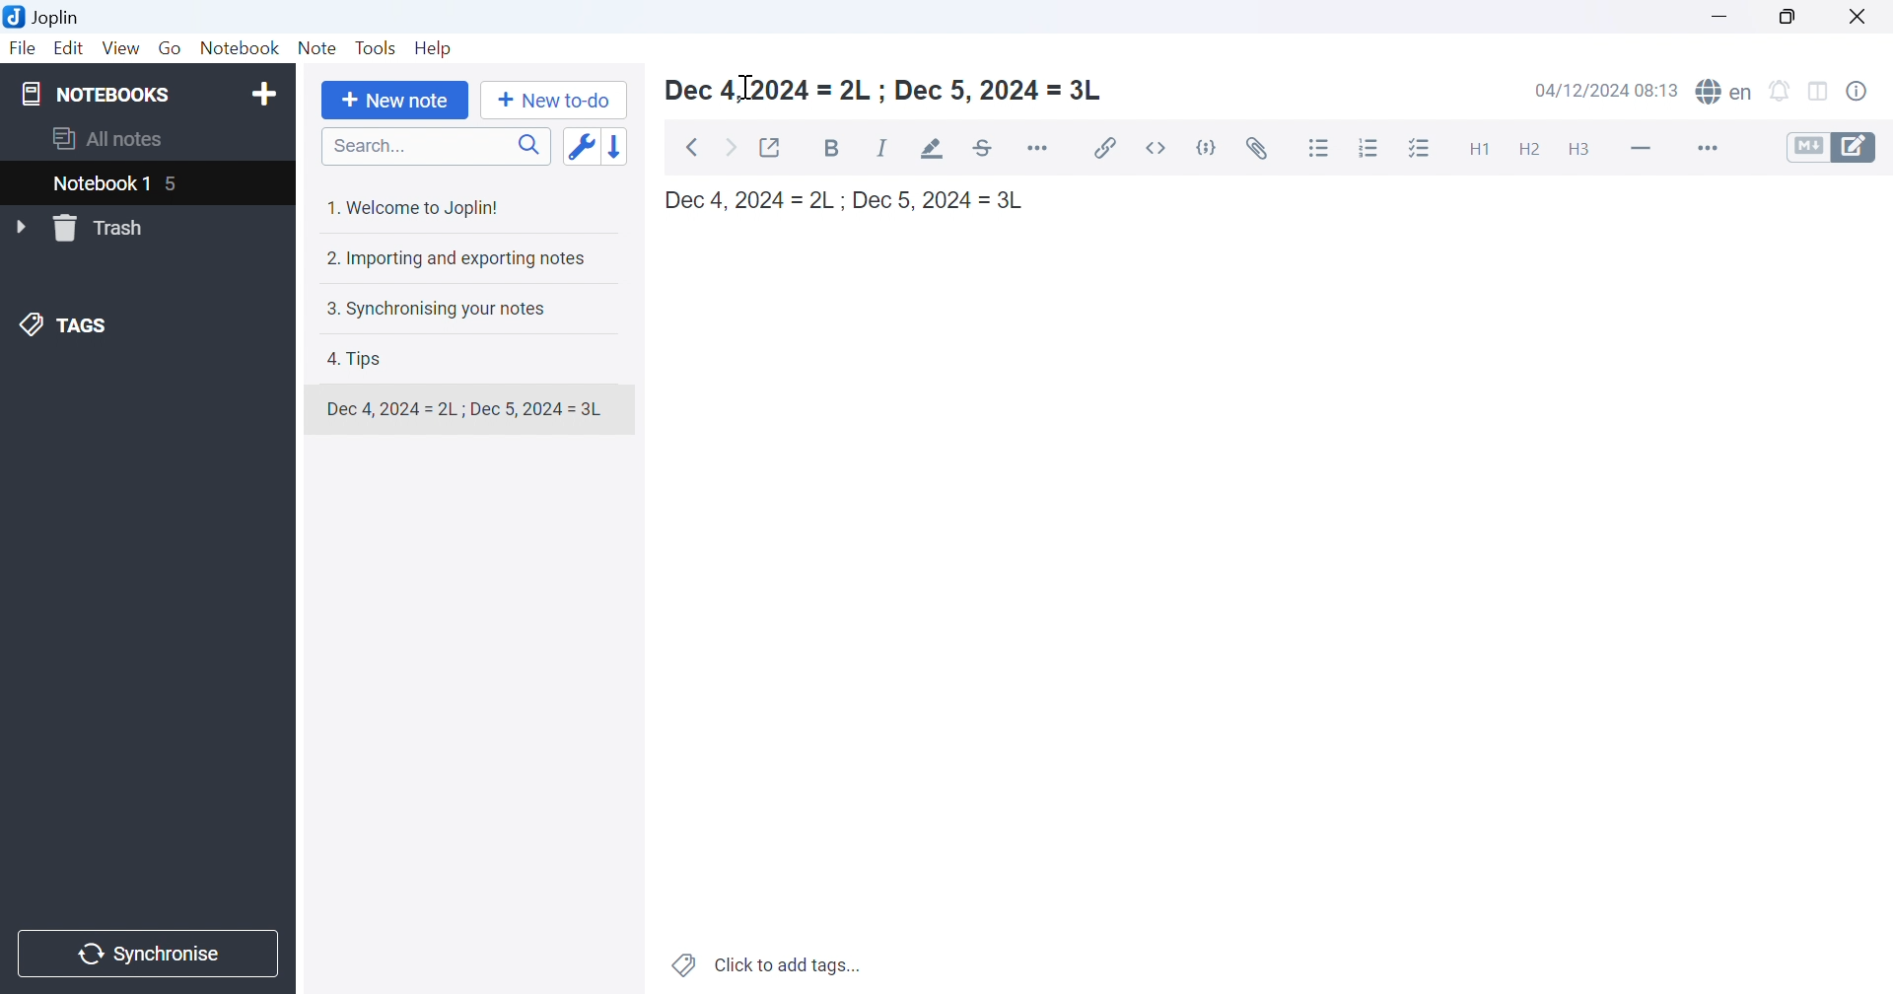 This screenshot has width=1893, height=994. I want to click on cursor, so click(746, 85).